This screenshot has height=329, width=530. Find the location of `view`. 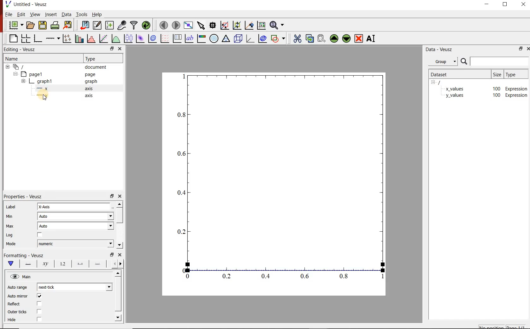

view is located at coordinates (35, 14).